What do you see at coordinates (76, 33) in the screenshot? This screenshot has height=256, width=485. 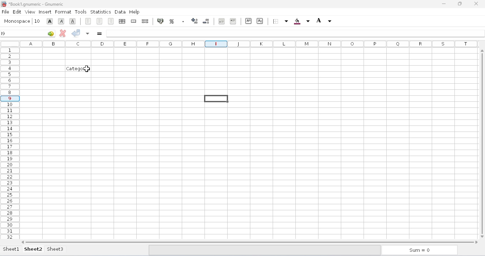 I see `accept change` at bounding box center [76, 33].